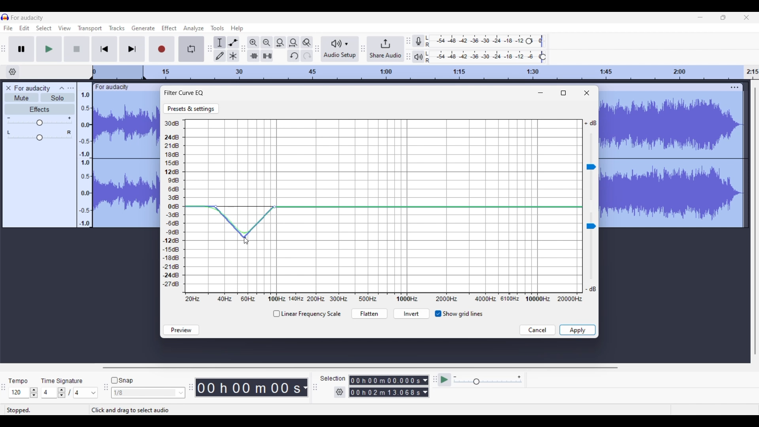 This screenshot has height=427, width=759. What do you see at coordinates (50, 393) in the screenshot?
I see `Type in time signature` at bounding box center [50, 393].